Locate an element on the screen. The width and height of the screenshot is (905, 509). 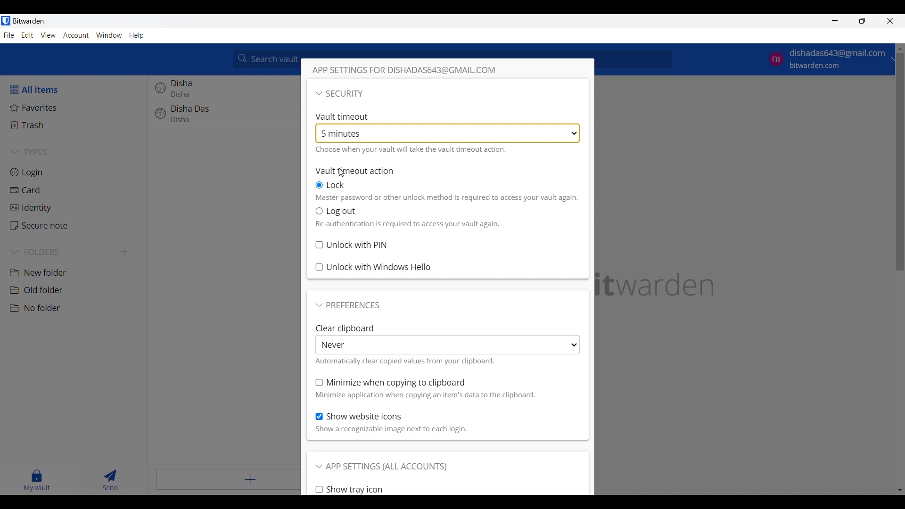
Collapse Types section is located at coordinates (76, 152).